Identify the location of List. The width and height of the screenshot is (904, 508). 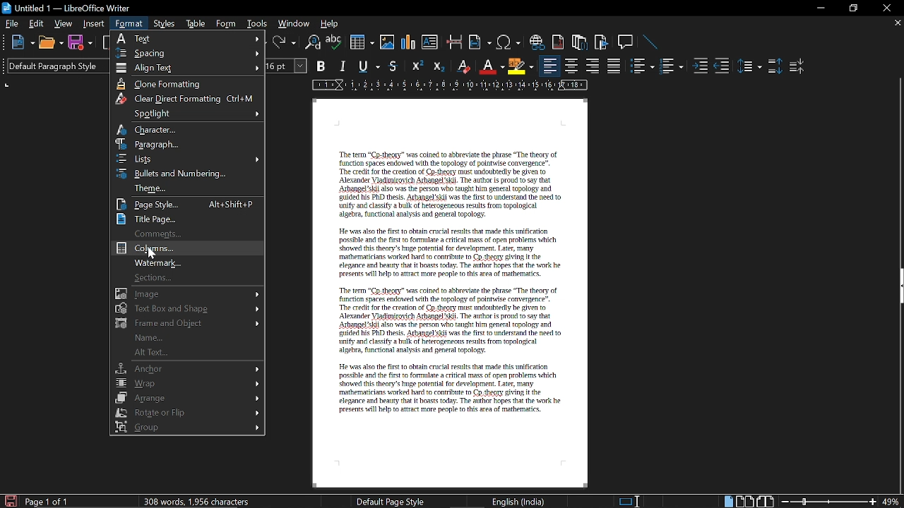
(190, 159).